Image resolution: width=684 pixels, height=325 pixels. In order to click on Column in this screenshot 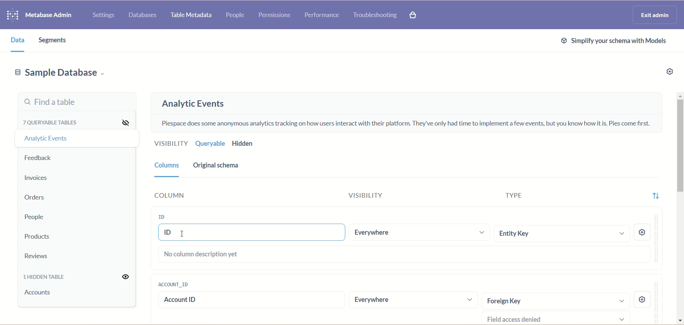, I will do `click(202, 196)`.